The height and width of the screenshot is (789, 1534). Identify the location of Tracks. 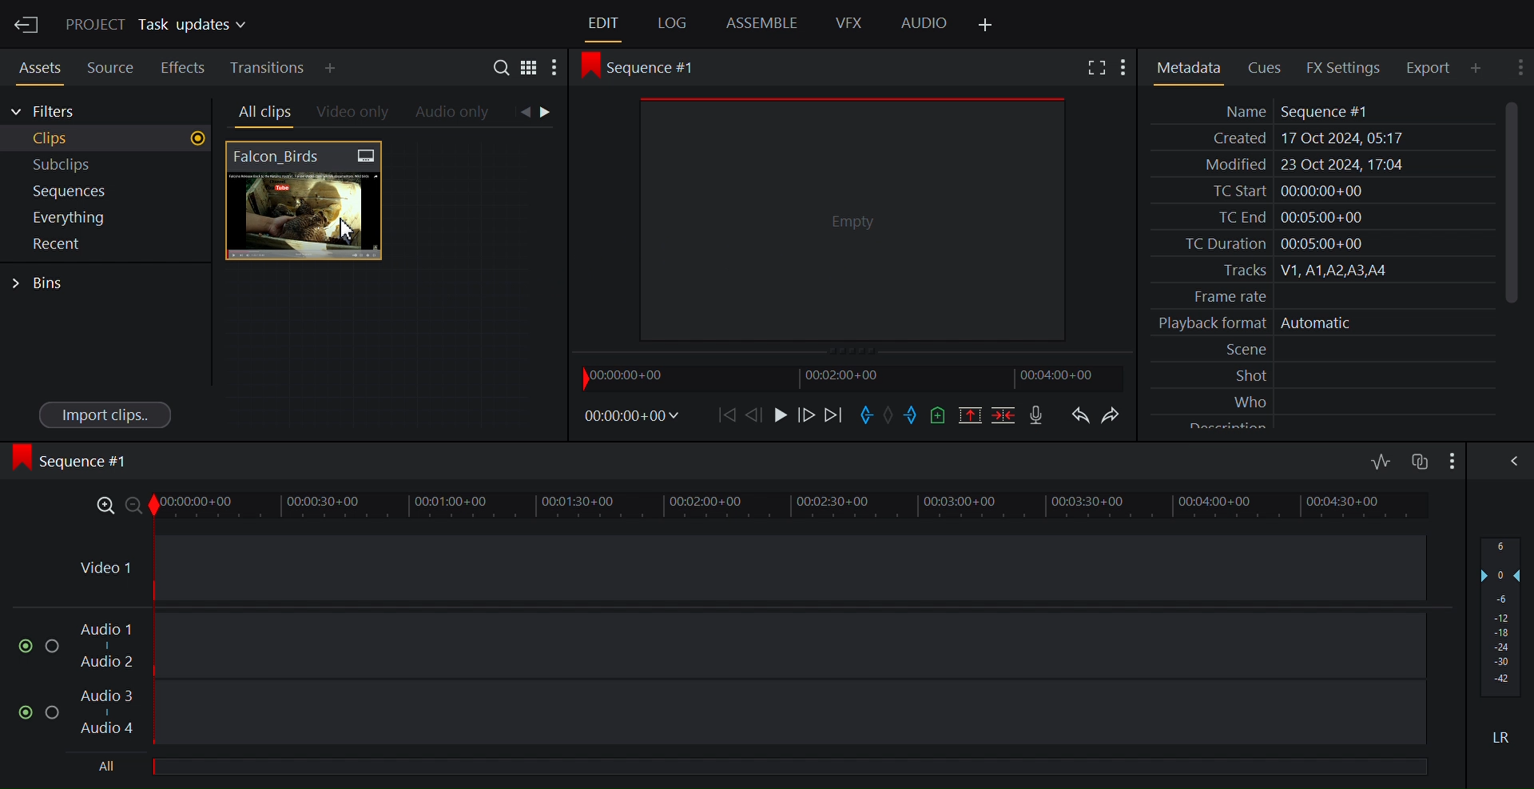
(1321, 271).